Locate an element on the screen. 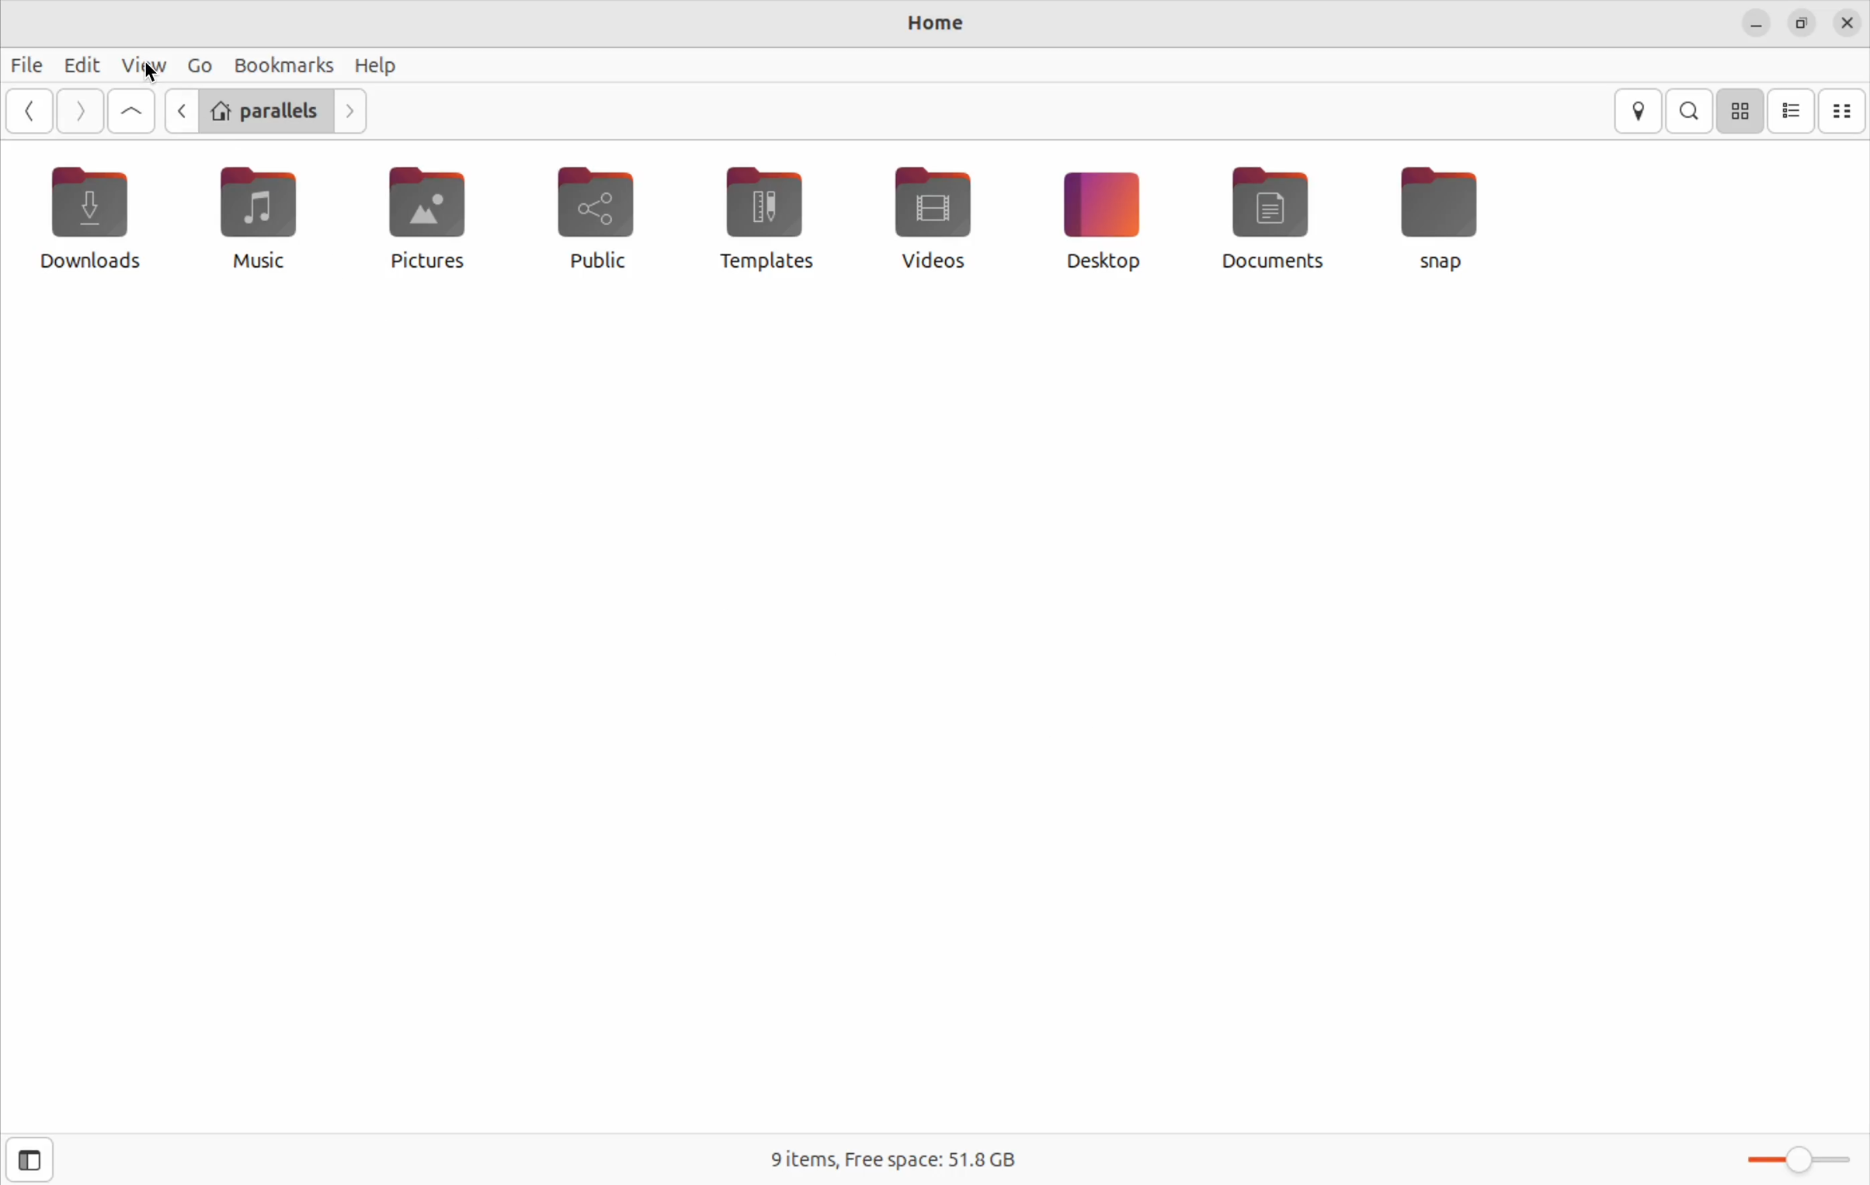  9 items free space 51.8Gb is located at coordinates (891, 1159).